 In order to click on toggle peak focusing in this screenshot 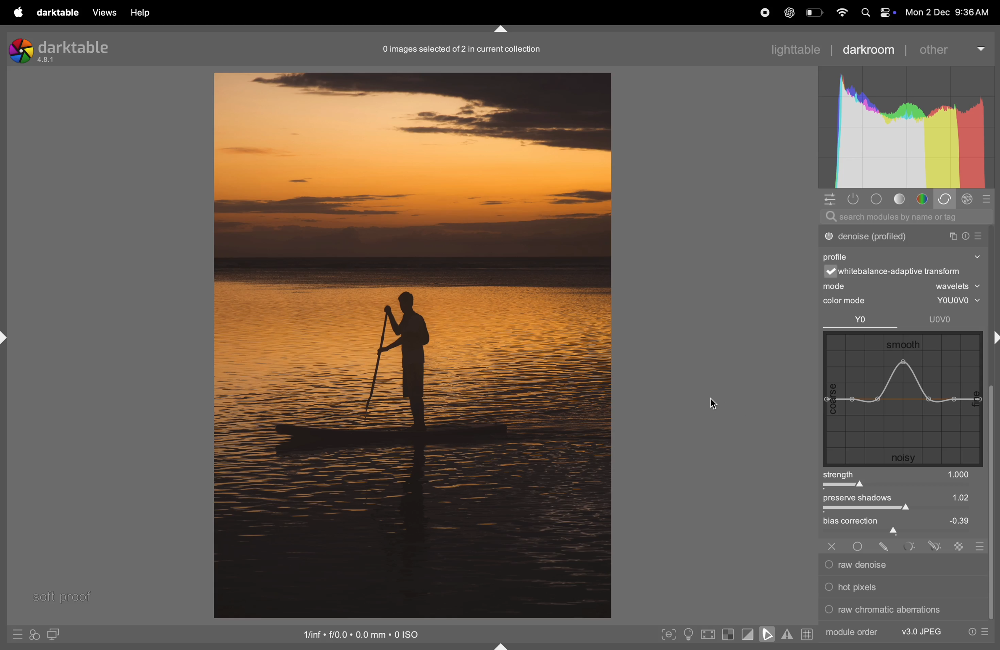, I will do `click(668, 634)`.